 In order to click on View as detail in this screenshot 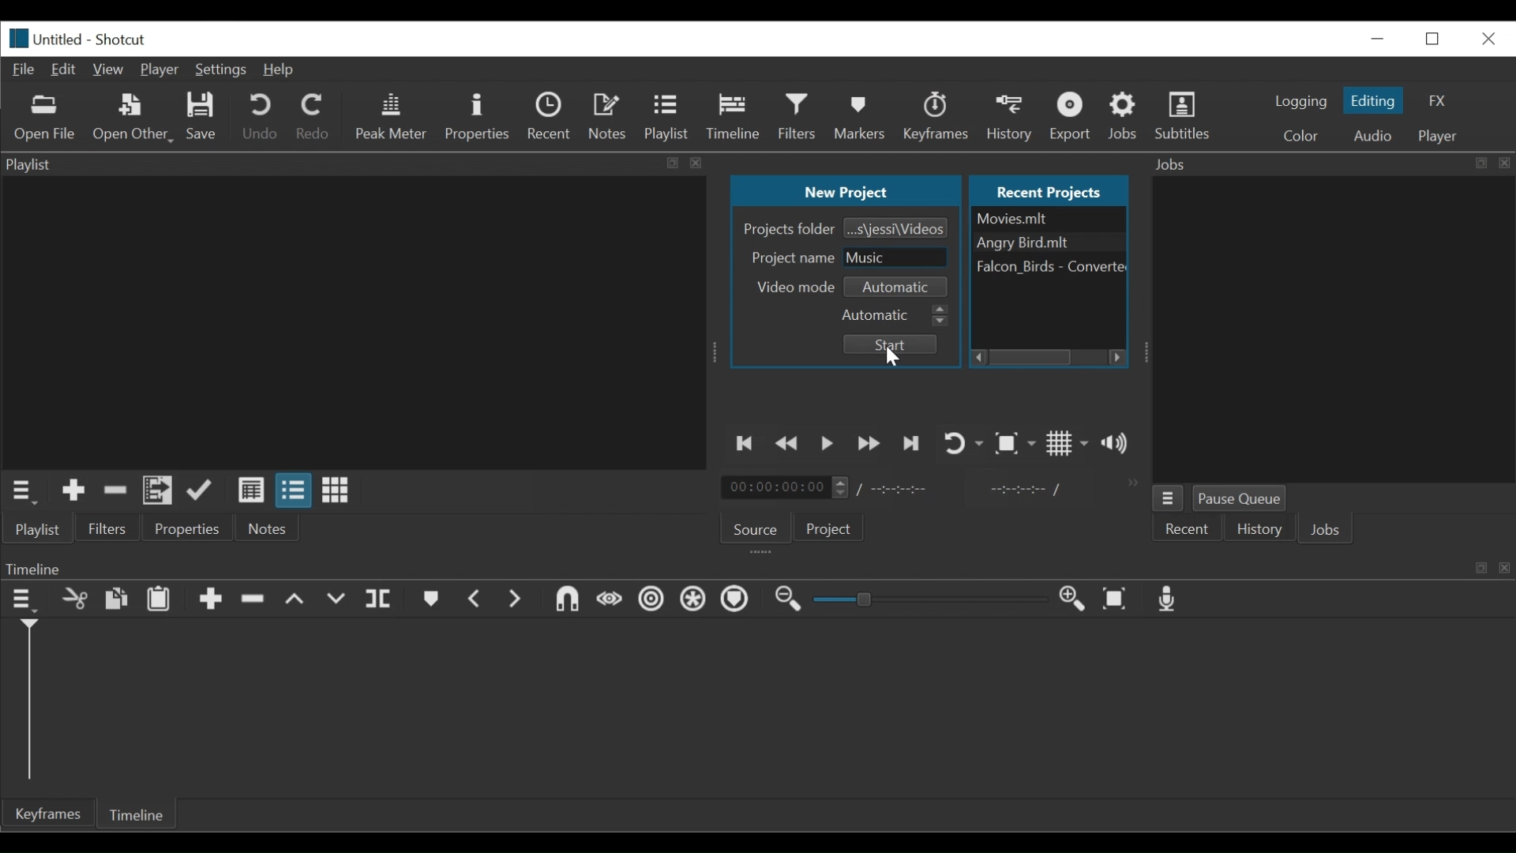, I will do `click(250, 492)`.